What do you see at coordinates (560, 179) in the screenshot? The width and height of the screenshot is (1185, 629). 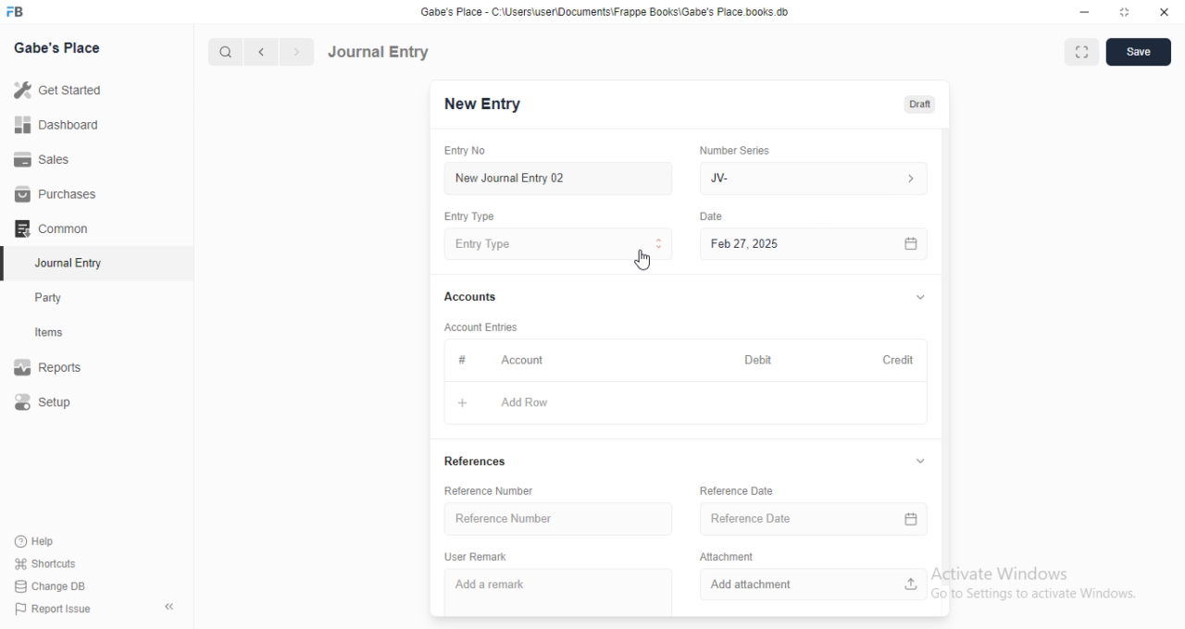 I see `New Journal Entry 02` at bounding box center [560, 179].